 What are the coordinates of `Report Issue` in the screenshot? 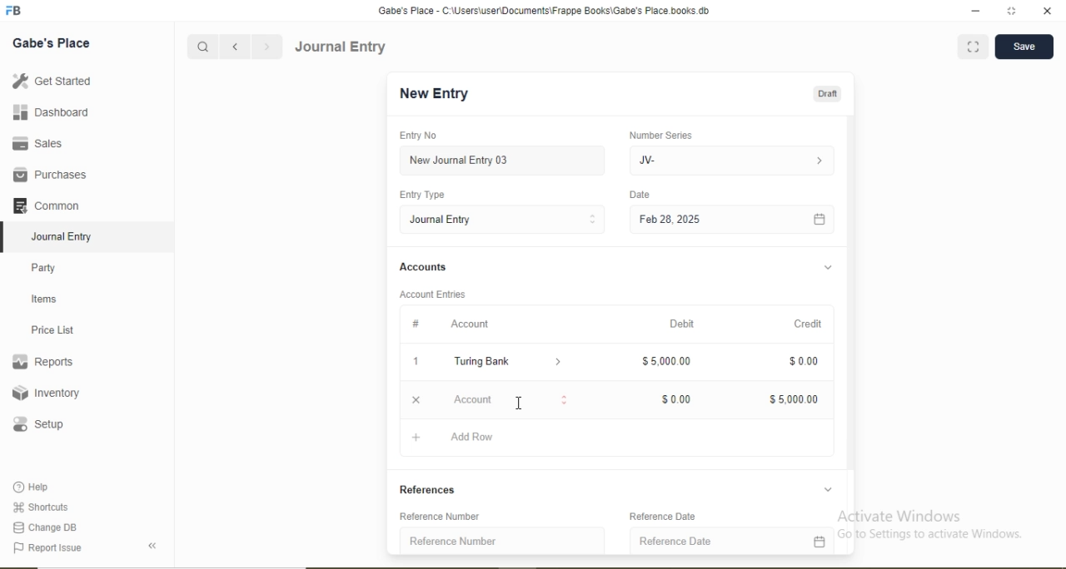 It's located at (47, 548).